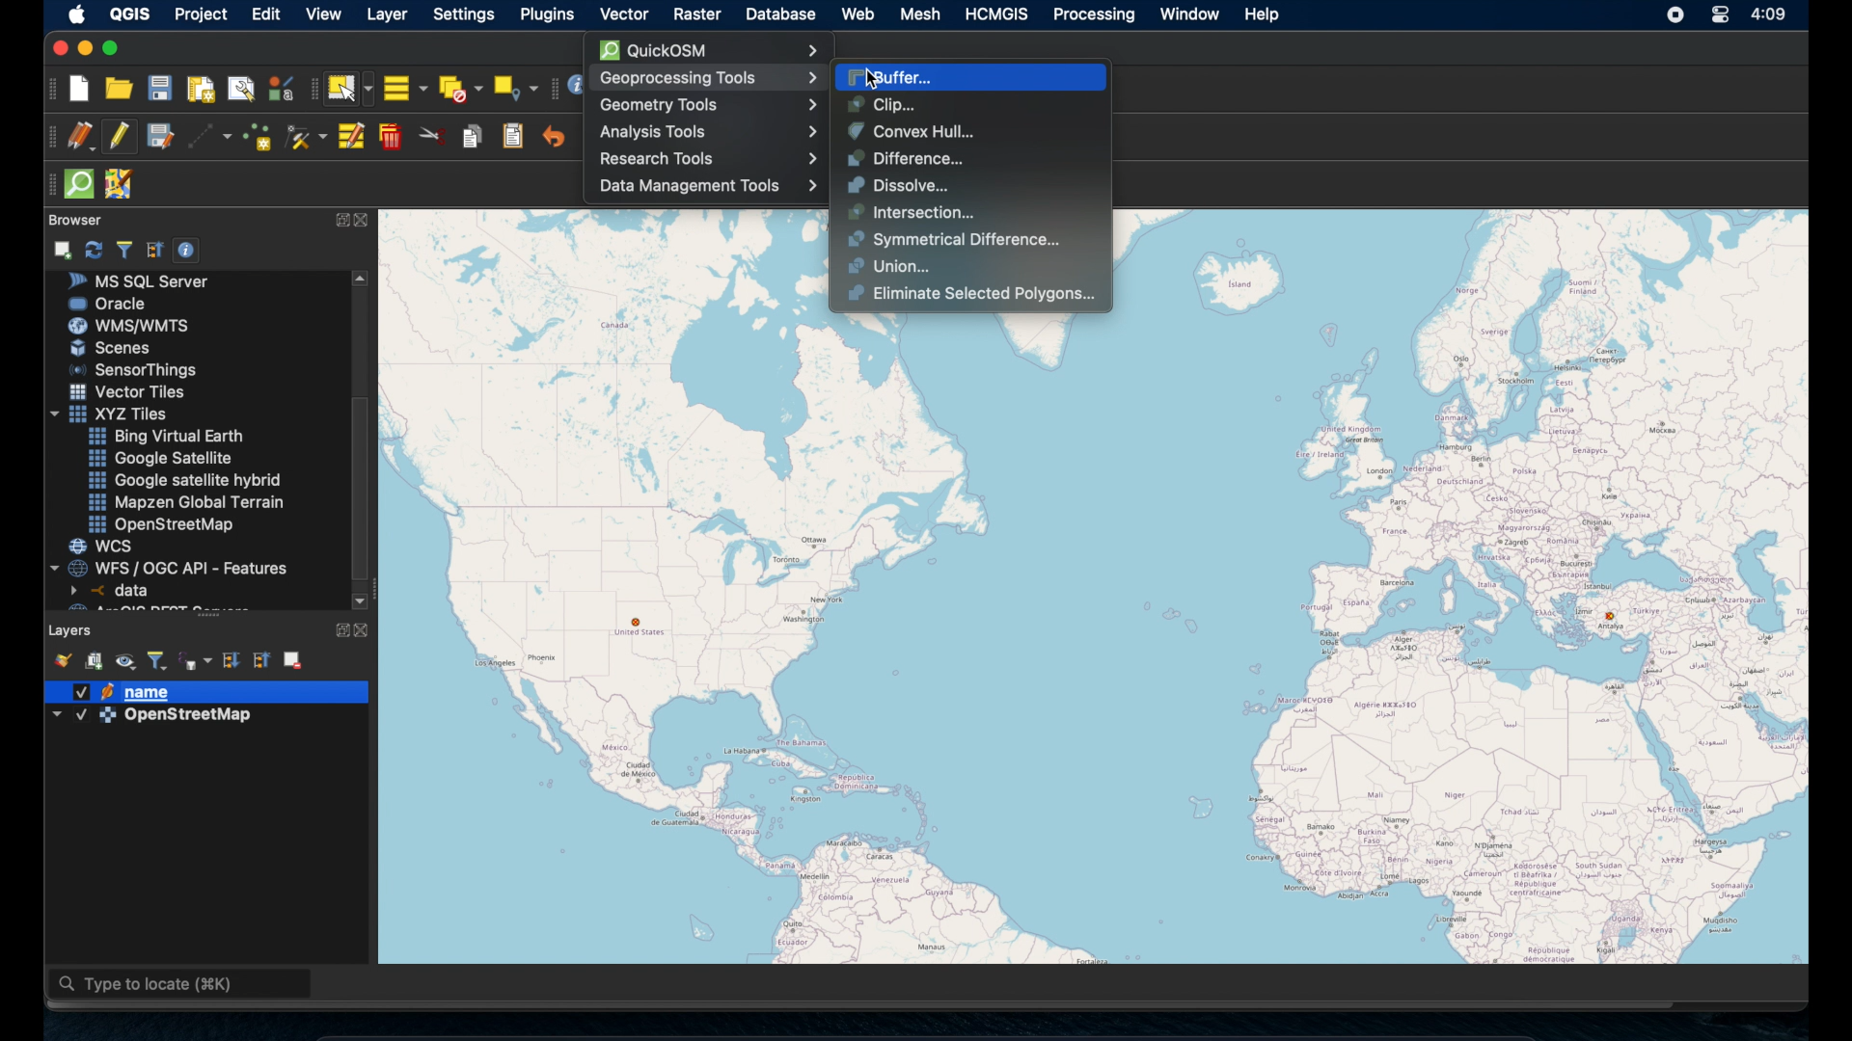 Image resolution: width=1852 pixels, height=1041 pixels. What do you see at coordinates (158, 658) in the screenshot?
I see `filter legend` at bounding box center [158, 658].